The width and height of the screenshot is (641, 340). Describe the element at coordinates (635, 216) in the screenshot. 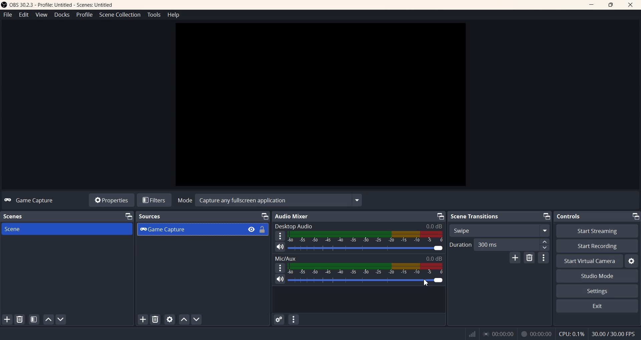

I see `Minimize` at that location.